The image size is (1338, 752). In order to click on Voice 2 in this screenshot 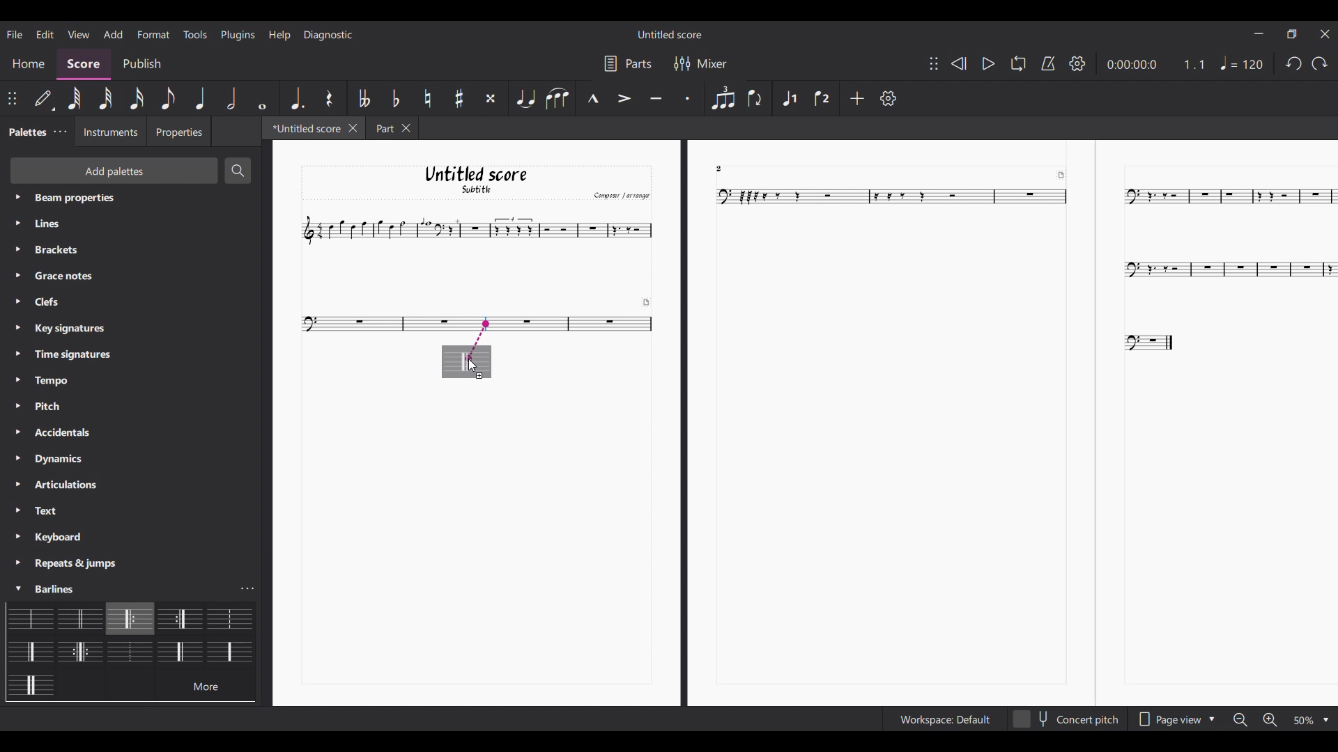, I will do `click(822, 98)`.